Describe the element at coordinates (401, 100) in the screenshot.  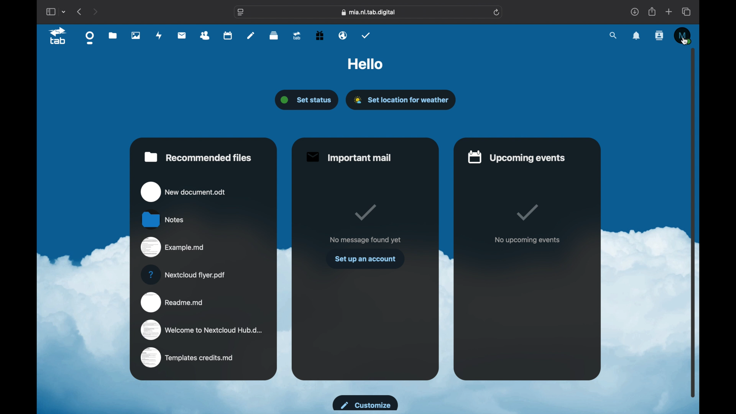
I see `set location for weather` at that location.